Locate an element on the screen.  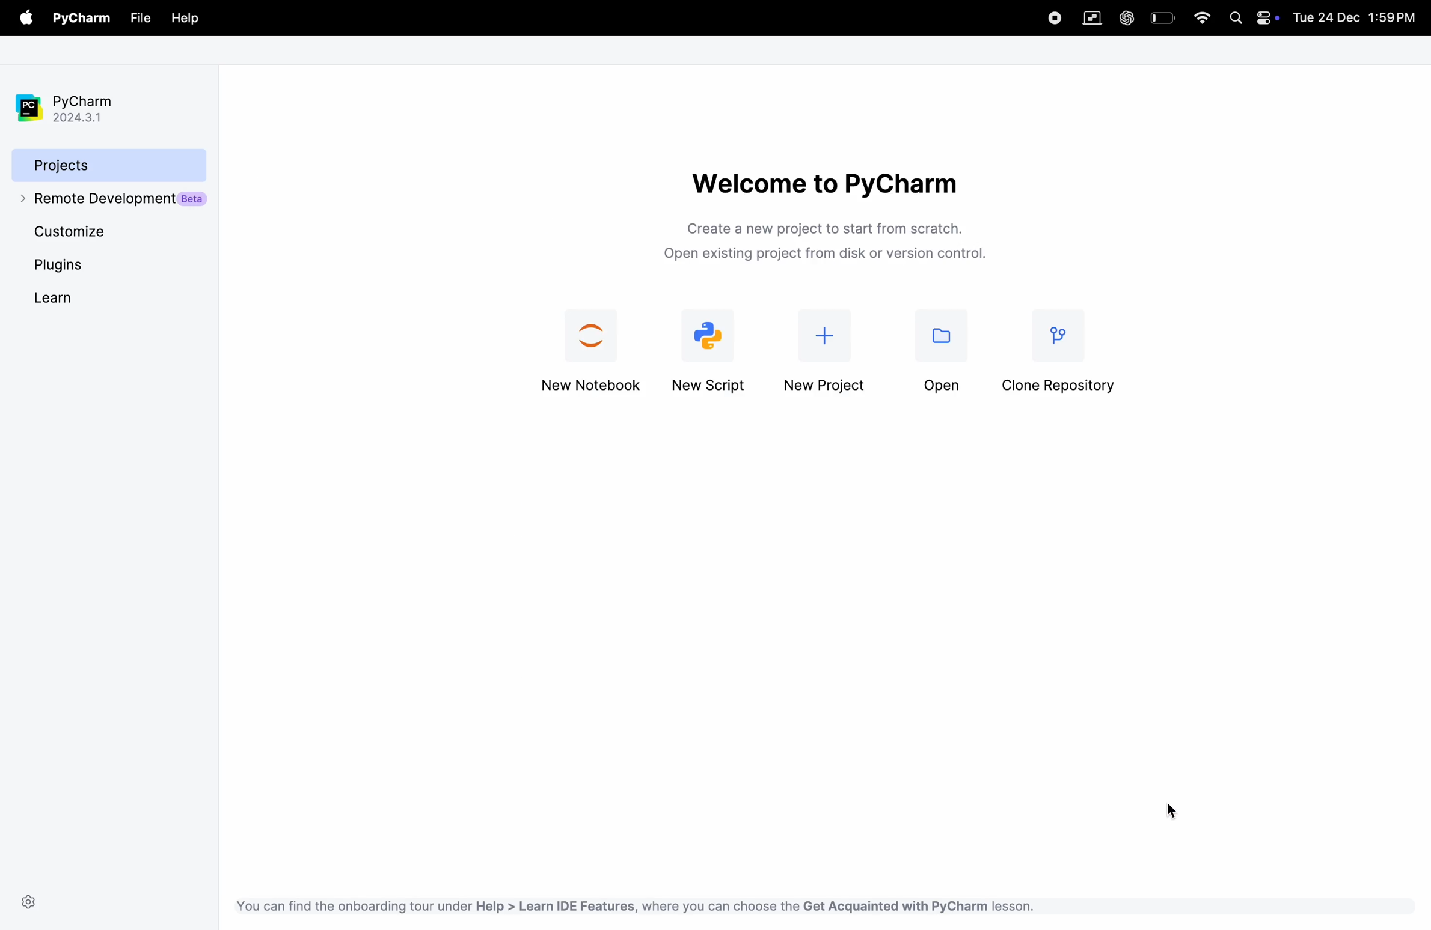
Customize is located at coordinates (77, 234).